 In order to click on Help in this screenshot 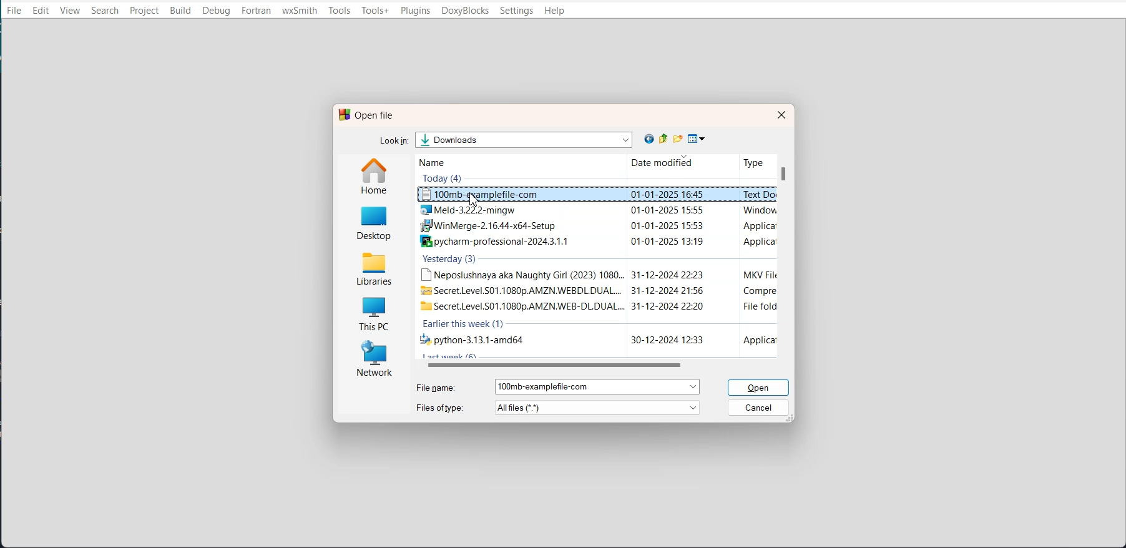, I will do `click(555, 11)`.